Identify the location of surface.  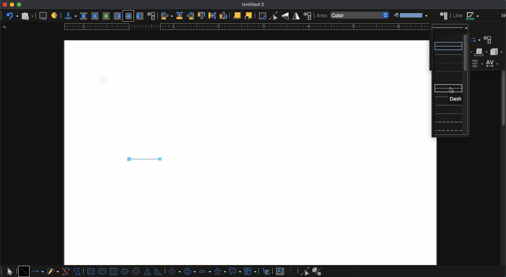
(496, 52).